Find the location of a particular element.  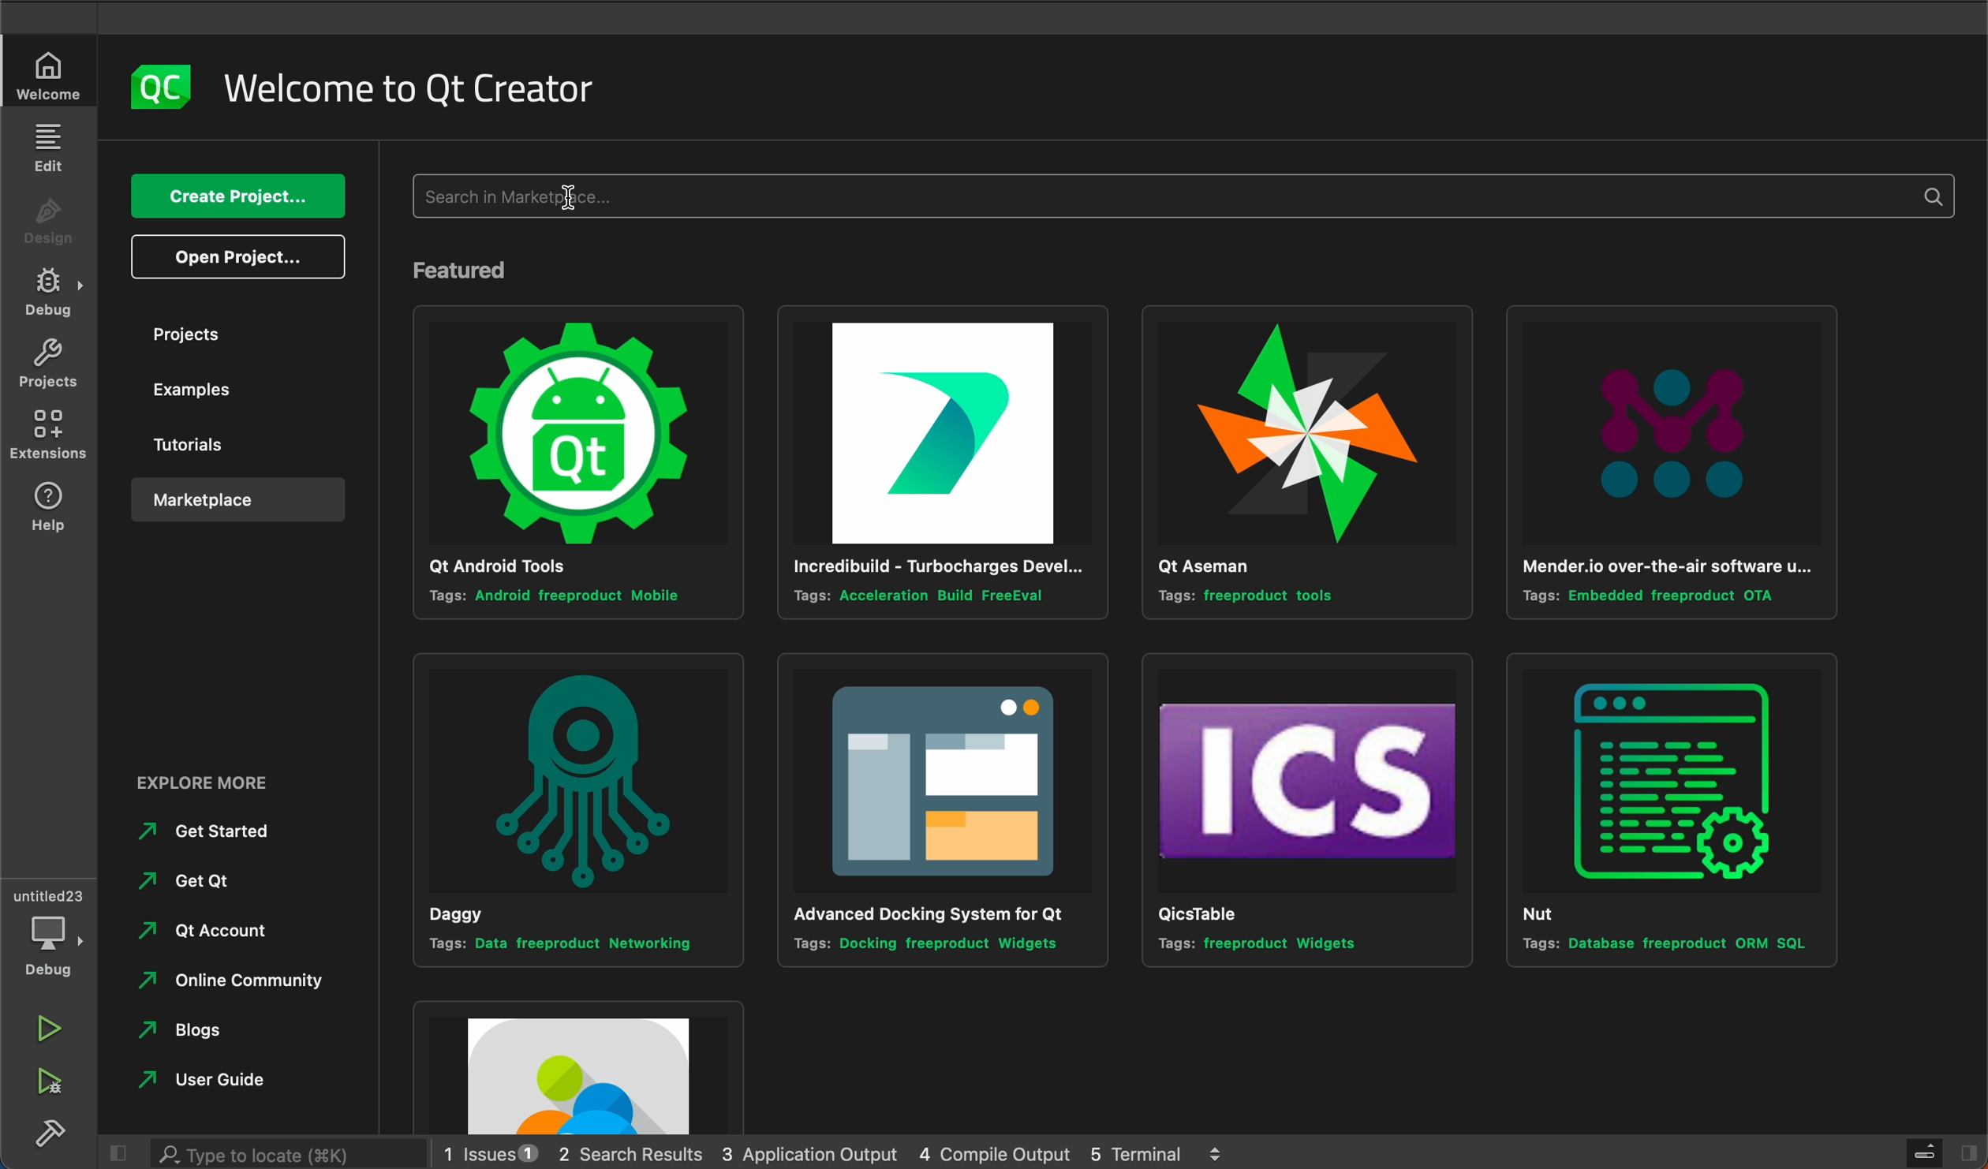

 is located at coordinates (942, 809).